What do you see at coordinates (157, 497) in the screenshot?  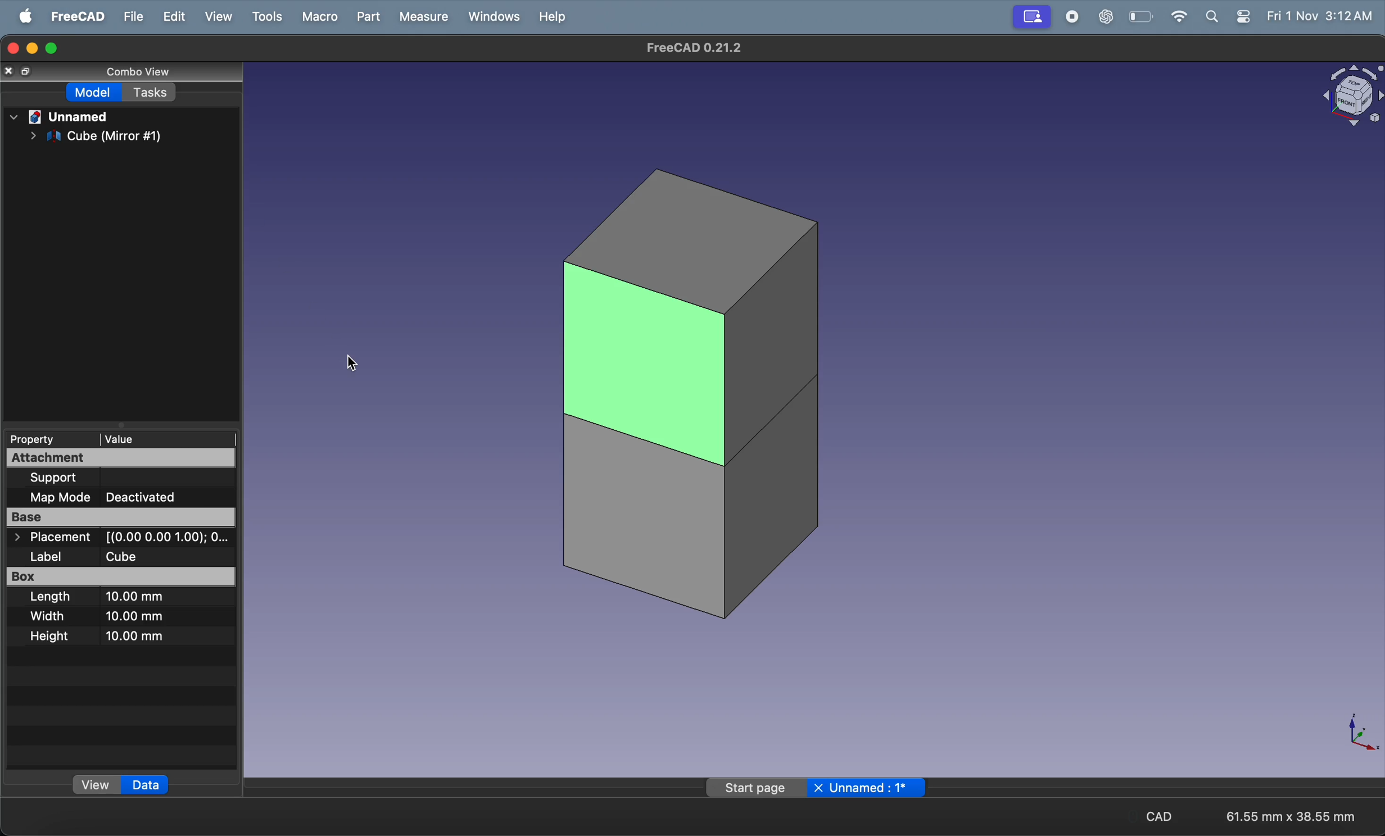 I see `Deactivated` at bounding box center [157, 497].